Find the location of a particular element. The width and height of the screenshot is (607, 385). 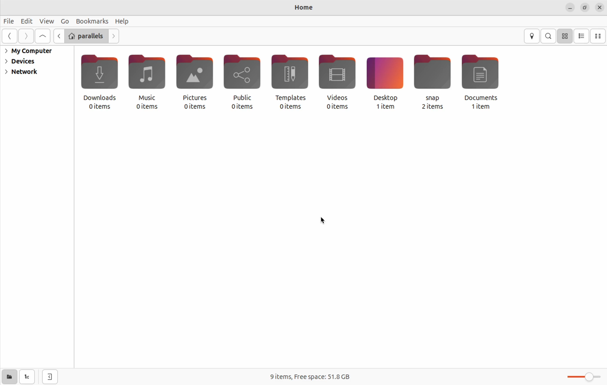

music 0 items is located at coordinates (146, 82).